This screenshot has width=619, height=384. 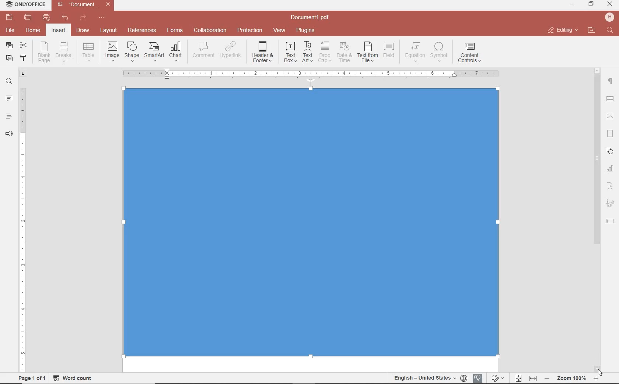 What do you see at coordinates (58, 31) in the screenshot?
I see `insert` at bounding box center [58, 31].